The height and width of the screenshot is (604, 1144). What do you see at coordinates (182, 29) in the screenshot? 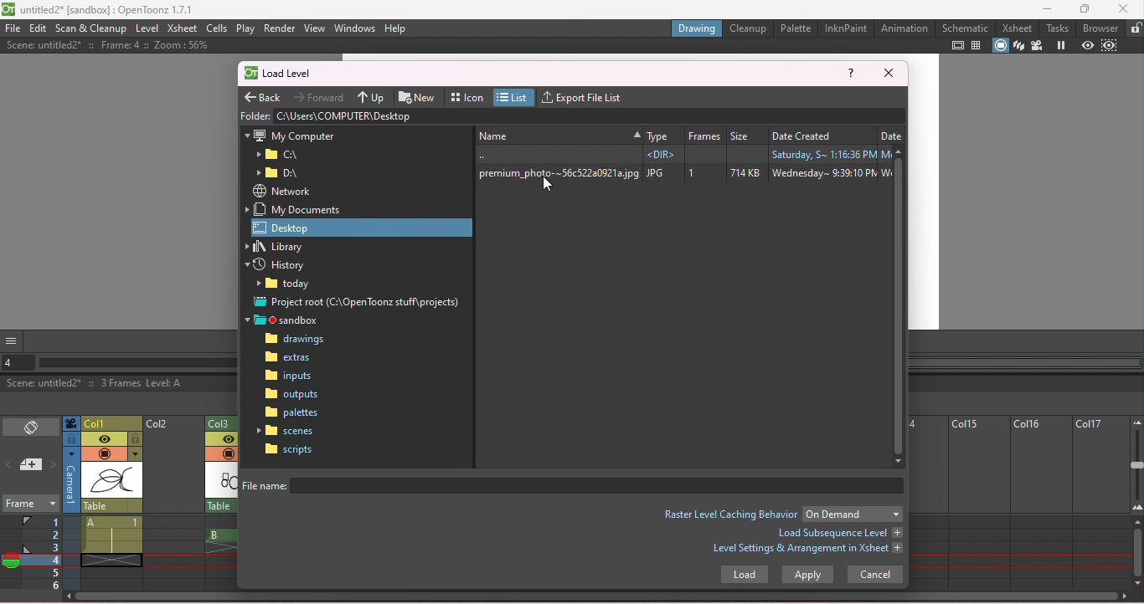
I see `Xsheet` at bounding box center [182, 29].